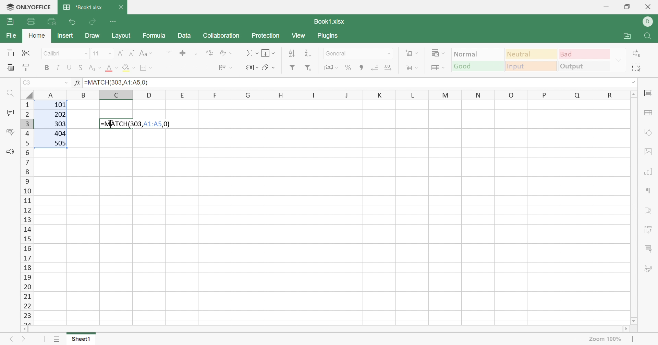  Describe the element at coordinates (53, 21) in the screenshot. I see `Quick print` at that location.